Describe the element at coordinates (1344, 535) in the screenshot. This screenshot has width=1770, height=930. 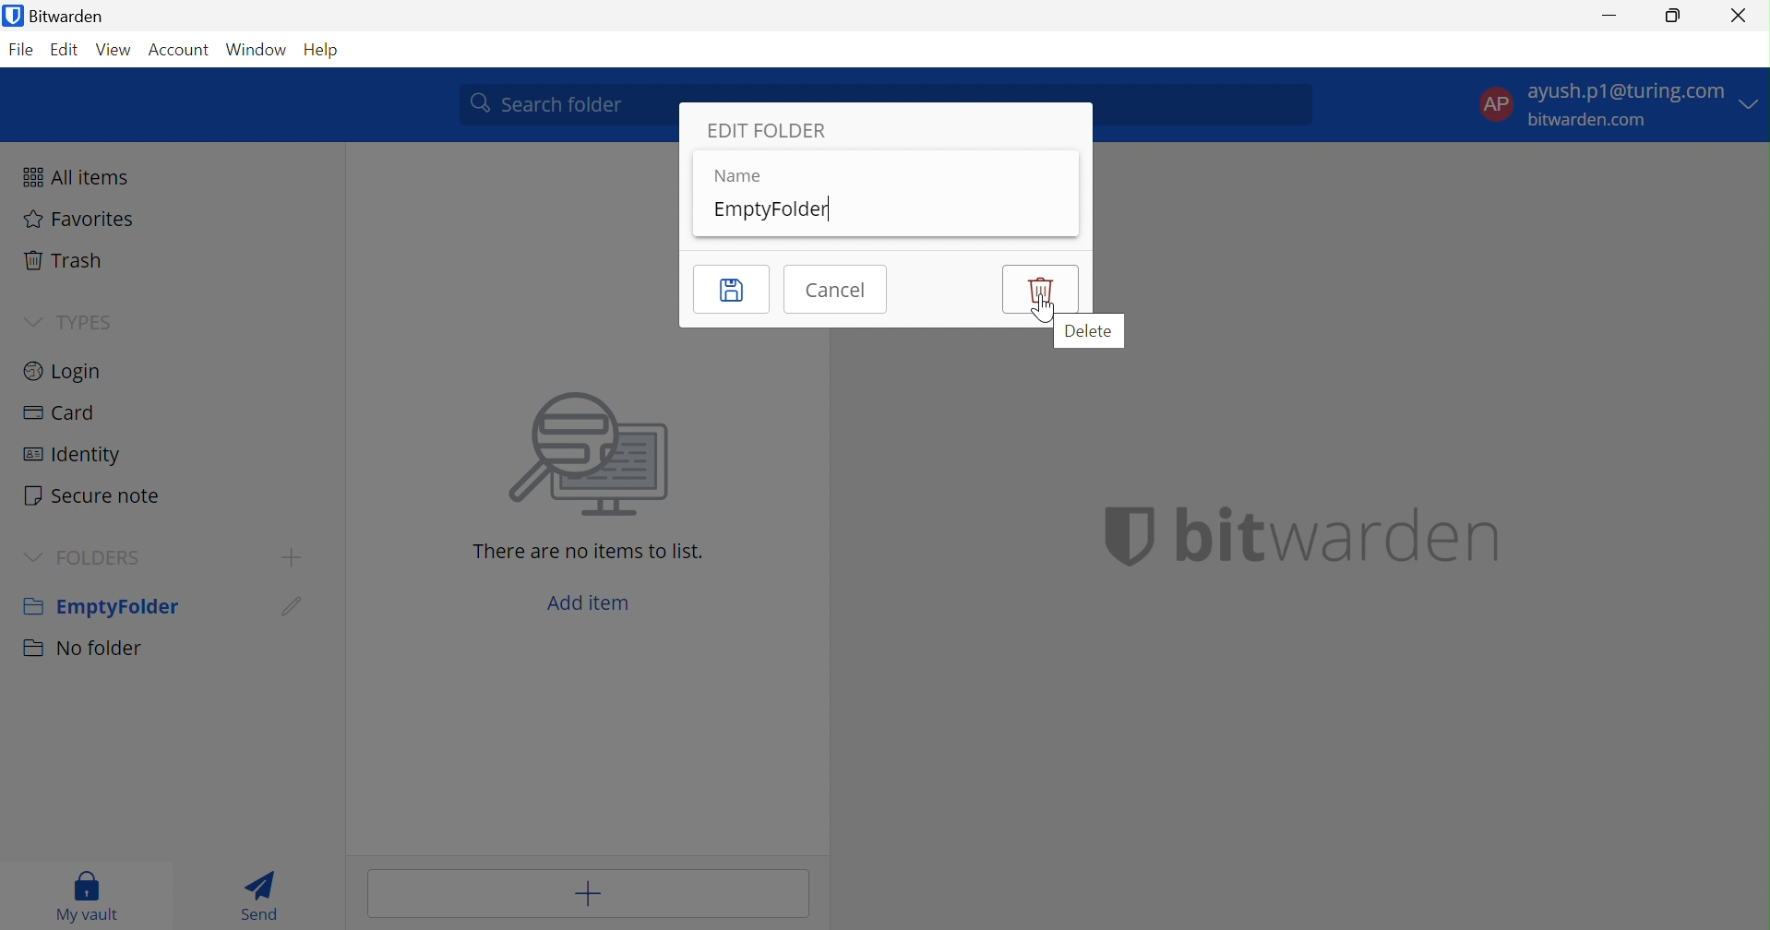
I see `bitwarden` at that location.